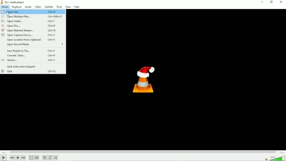  Describe the element at coordinates (57, 158) in the screenshot. I see `Random` at that location.